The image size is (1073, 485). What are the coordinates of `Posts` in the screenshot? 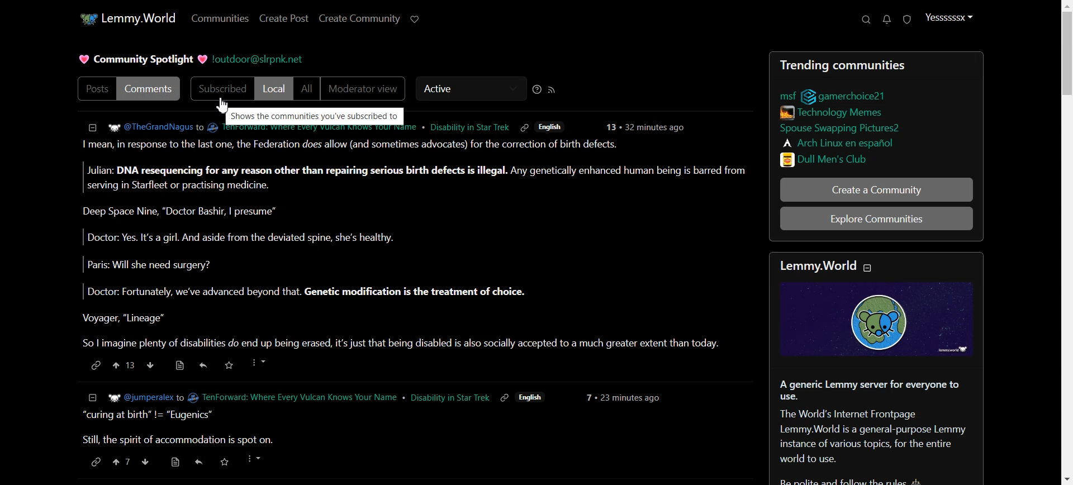 It's located at (875, 64).